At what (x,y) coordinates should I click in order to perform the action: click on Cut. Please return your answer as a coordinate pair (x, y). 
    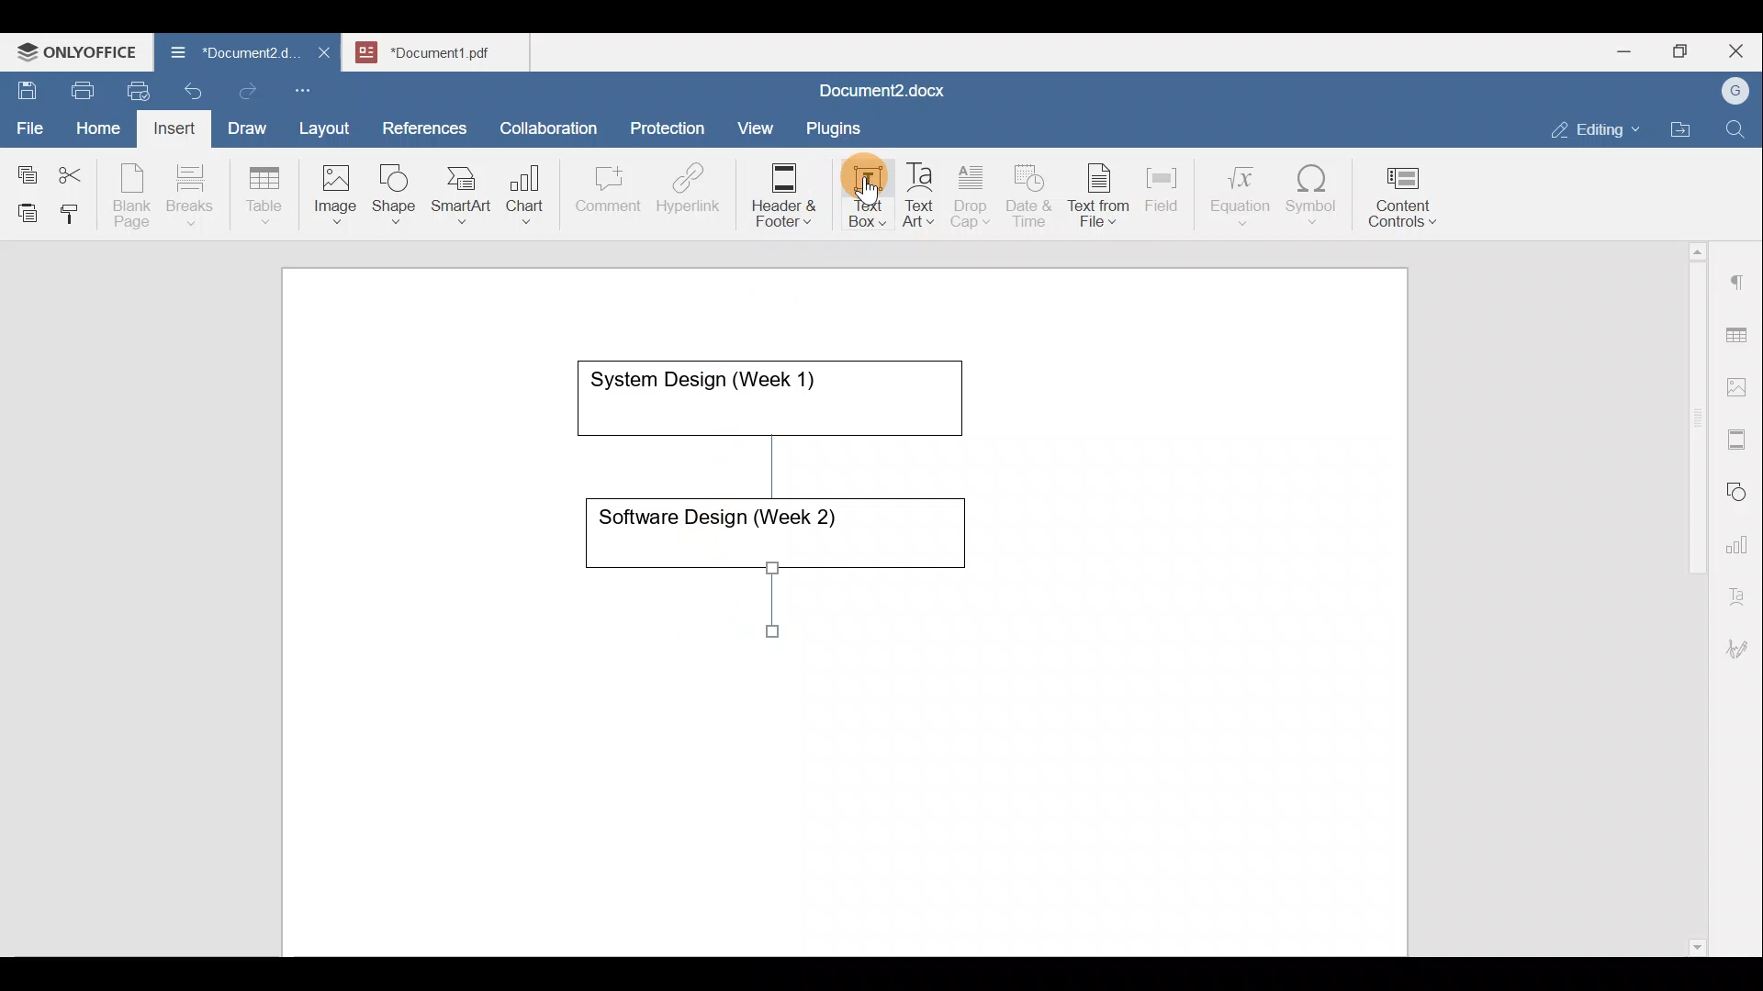
    Looking at the image, I should click on (77, 171).